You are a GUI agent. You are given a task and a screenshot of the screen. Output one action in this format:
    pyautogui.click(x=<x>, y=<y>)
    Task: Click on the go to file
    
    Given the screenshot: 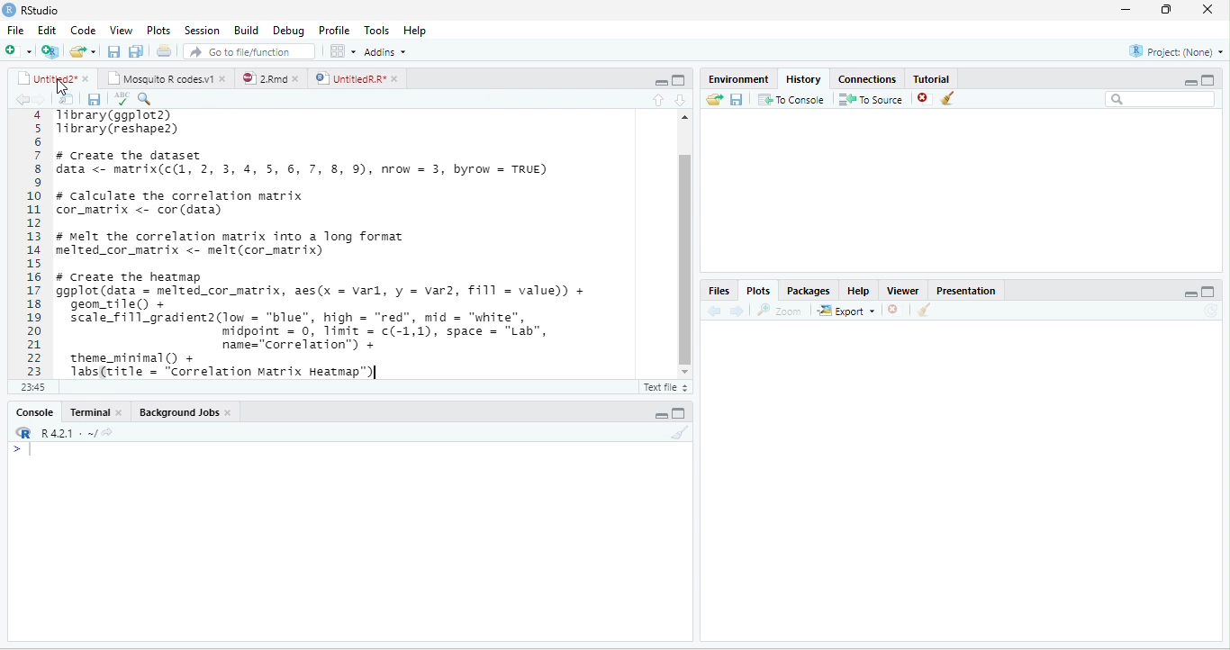 What is the action you would take?
    pyautogui.click(x=250, y=50)
    